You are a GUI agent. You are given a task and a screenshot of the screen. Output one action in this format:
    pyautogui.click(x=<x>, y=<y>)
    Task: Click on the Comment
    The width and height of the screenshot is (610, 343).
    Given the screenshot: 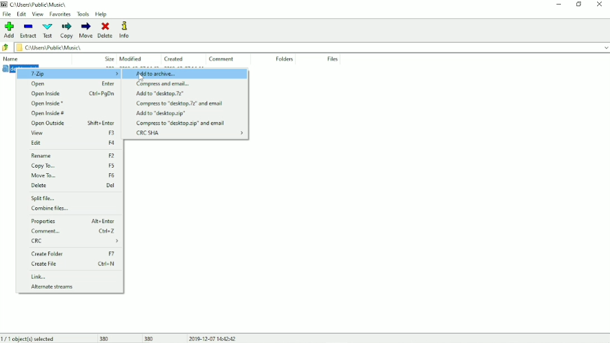 What is the action you would take?
    pyautogui.click(x=73, y=231)
    